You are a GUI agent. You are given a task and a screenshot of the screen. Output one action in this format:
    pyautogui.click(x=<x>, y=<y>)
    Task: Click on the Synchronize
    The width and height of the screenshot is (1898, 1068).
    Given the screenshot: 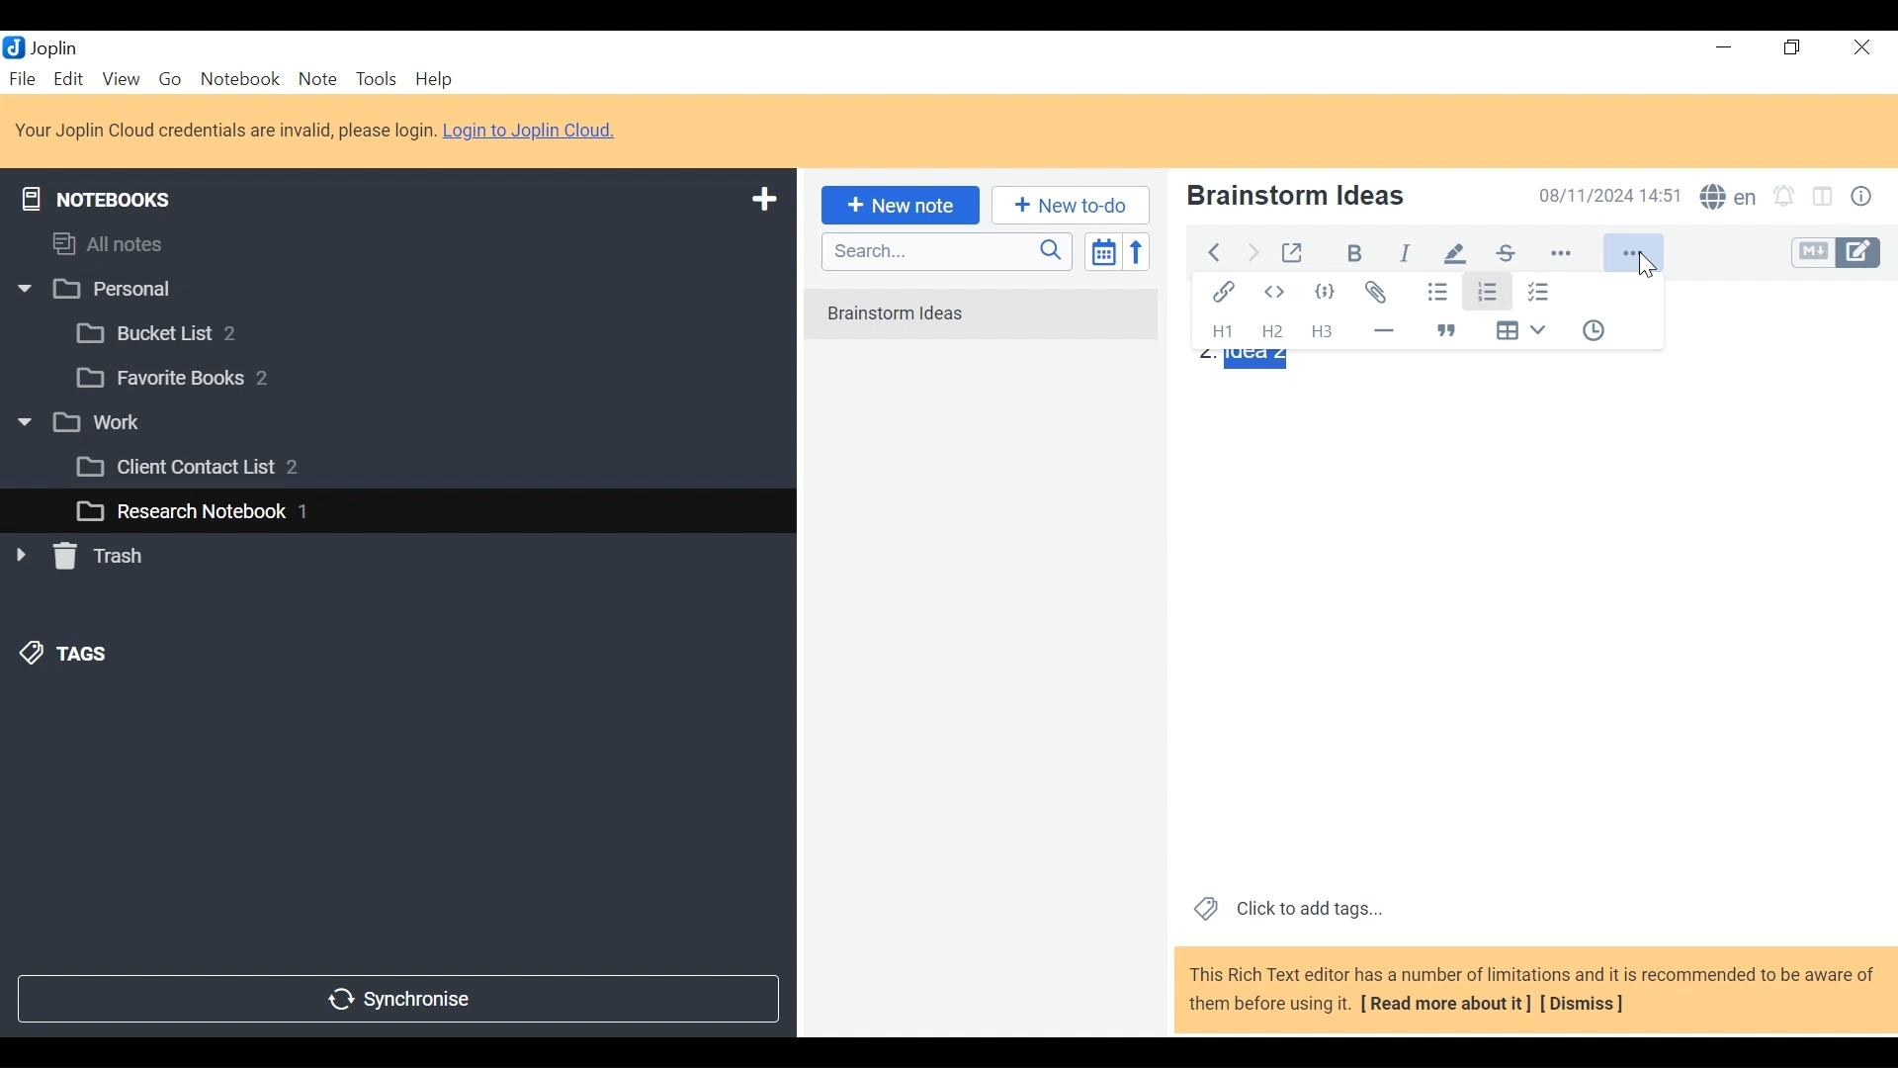 What is the action you would take?
    pyautogui.click(x=396, y=997)
    